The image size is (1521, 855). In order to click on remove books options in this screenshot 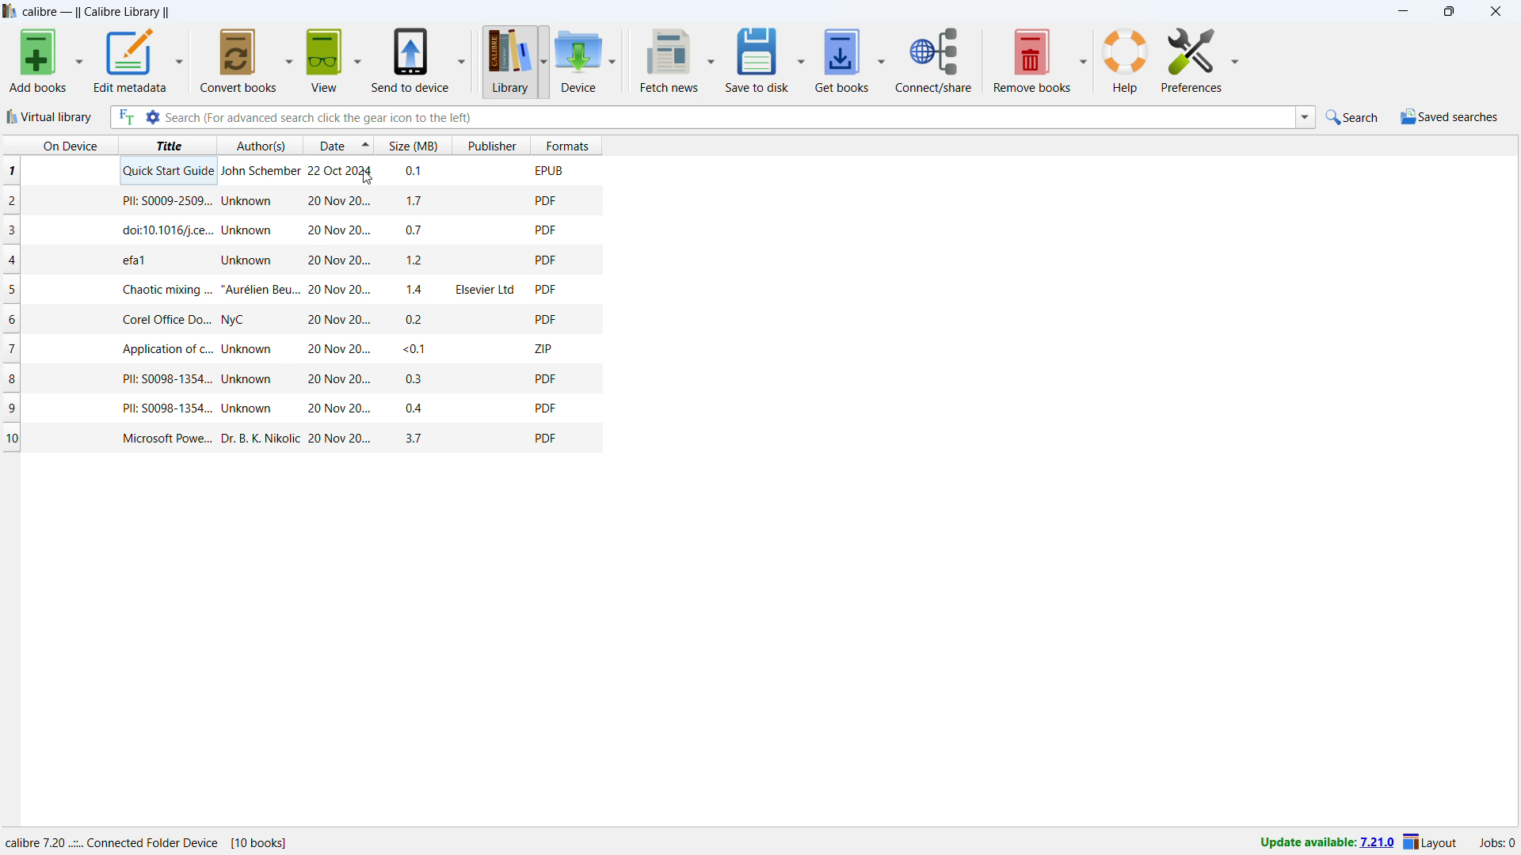, I will do `click(1085, 59)`.